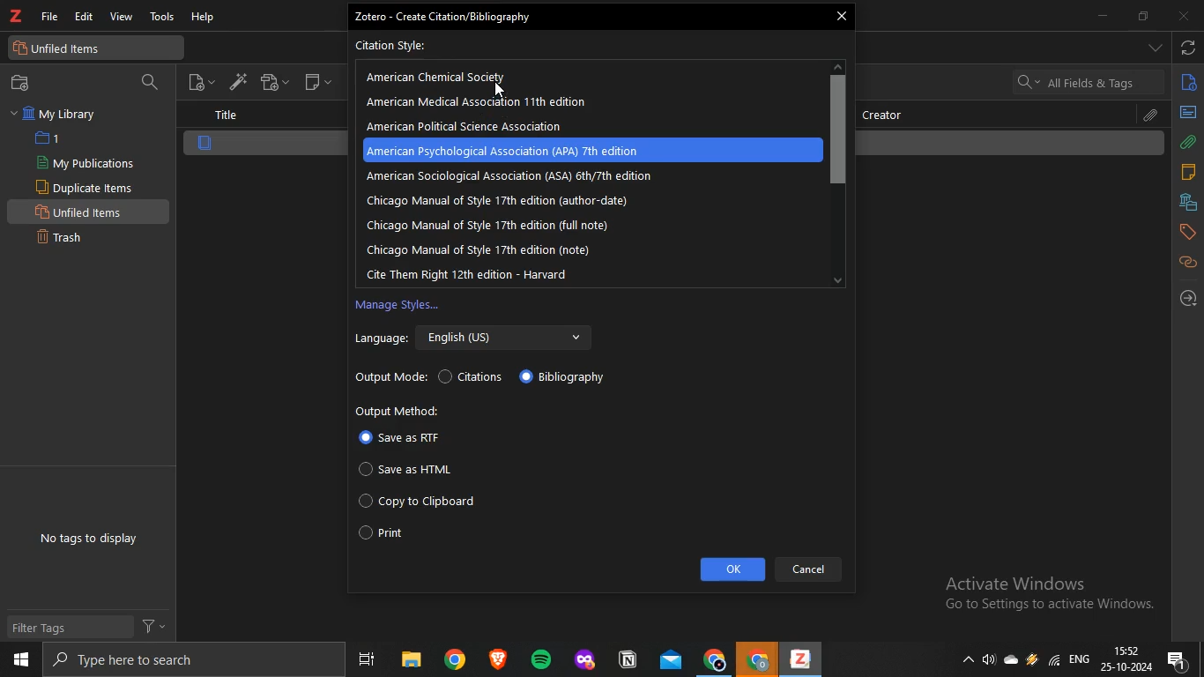 Image resolution: width=1204 pixels, height=677 pixels. What do you see at coordinates (673, 659) in the screenshot?
I see `mail` at bounding box center [673, 659].